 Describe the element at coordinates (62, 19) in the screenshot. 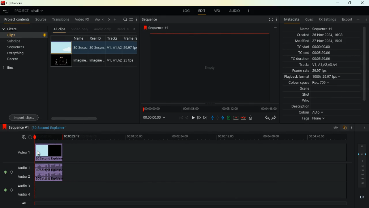

I see `transitions` at that location.